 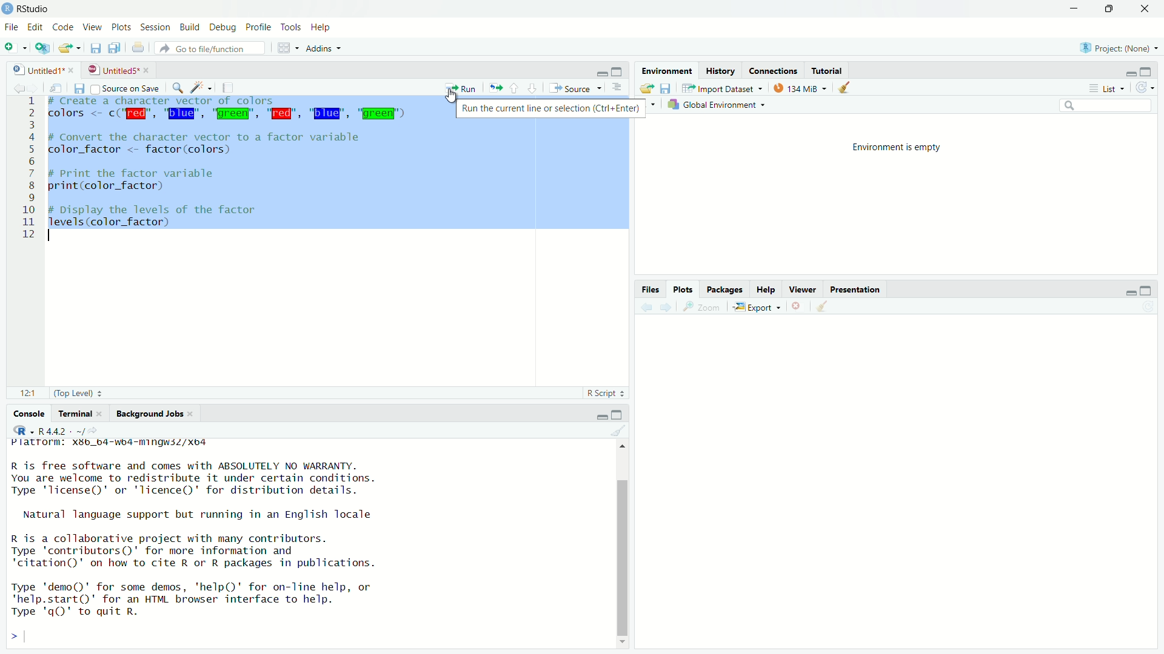 What do you see at coordinates (644, 88) in the screenshot?
I see `load workspace` at bounding box center [644, 88].